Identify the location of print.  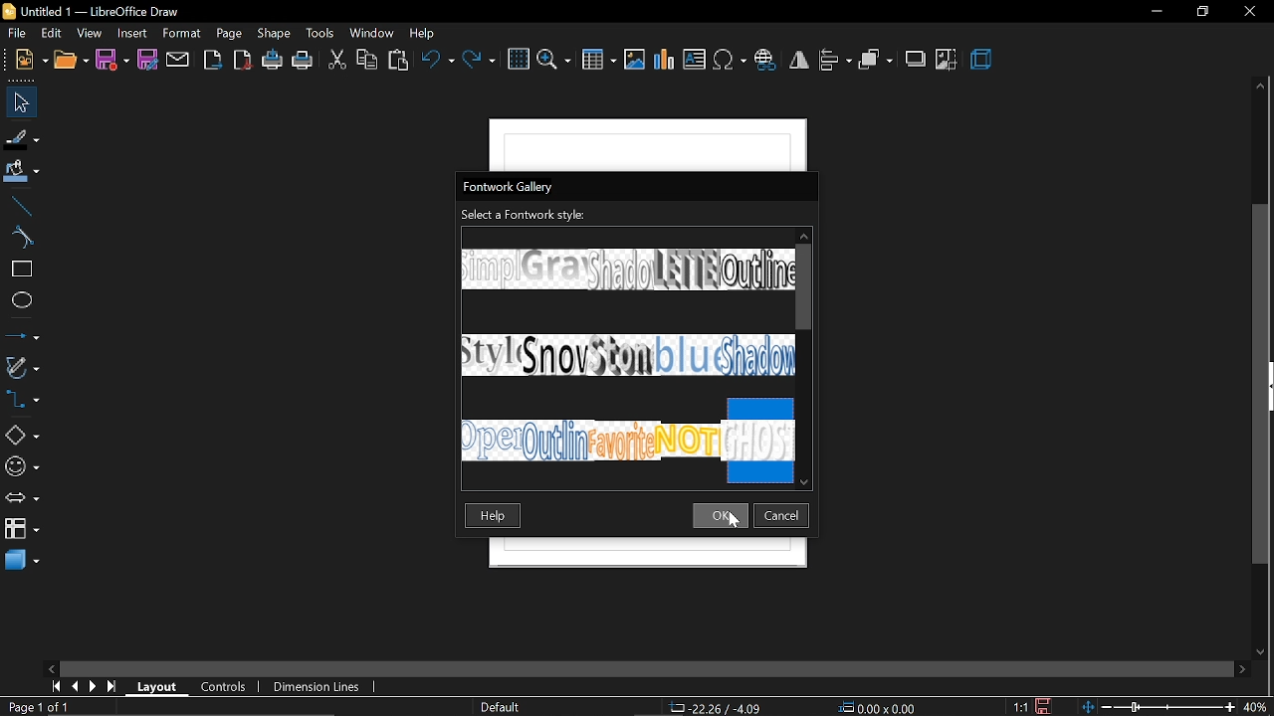
(303, 60).